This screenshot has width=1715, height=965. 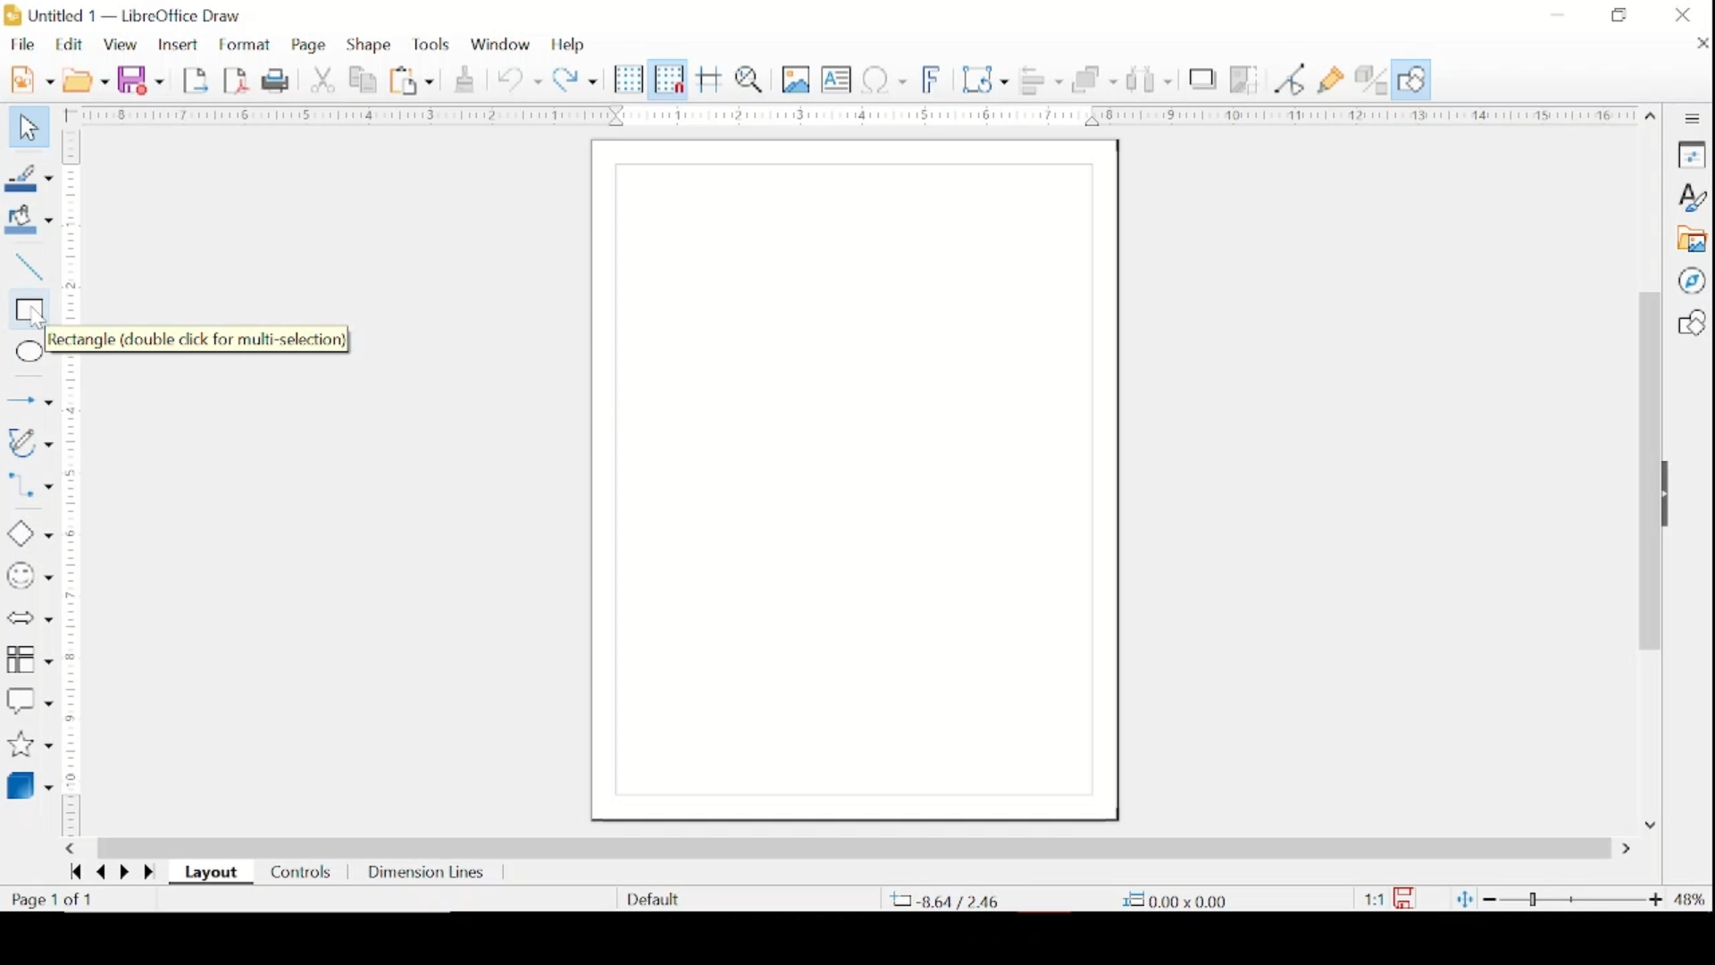 What do you see at coordinates (1672, 495) in the screenshot?
I see `drag handle` at bounding box center [1672, 495].